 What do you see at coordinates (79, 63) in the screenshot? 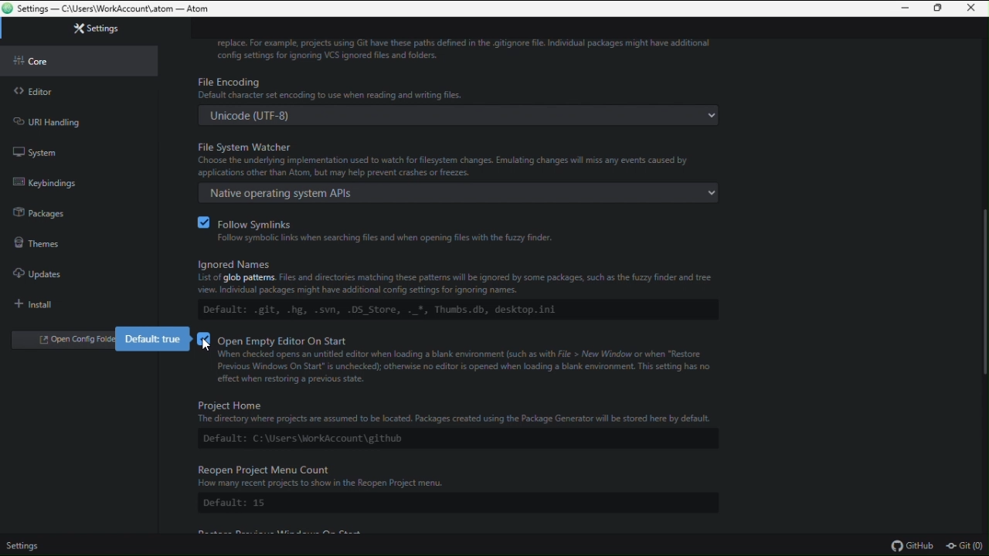
I see `core` at bounding box center [79, 63].